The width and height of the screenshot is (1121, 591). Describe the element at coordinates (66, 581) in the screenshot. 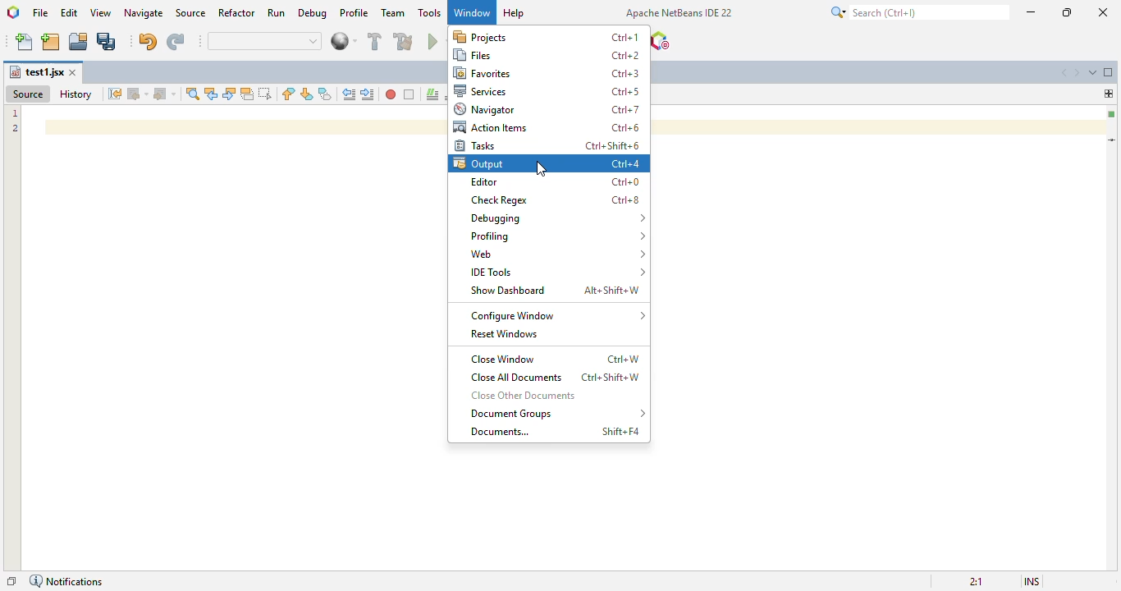

I see `notifications` at that location.